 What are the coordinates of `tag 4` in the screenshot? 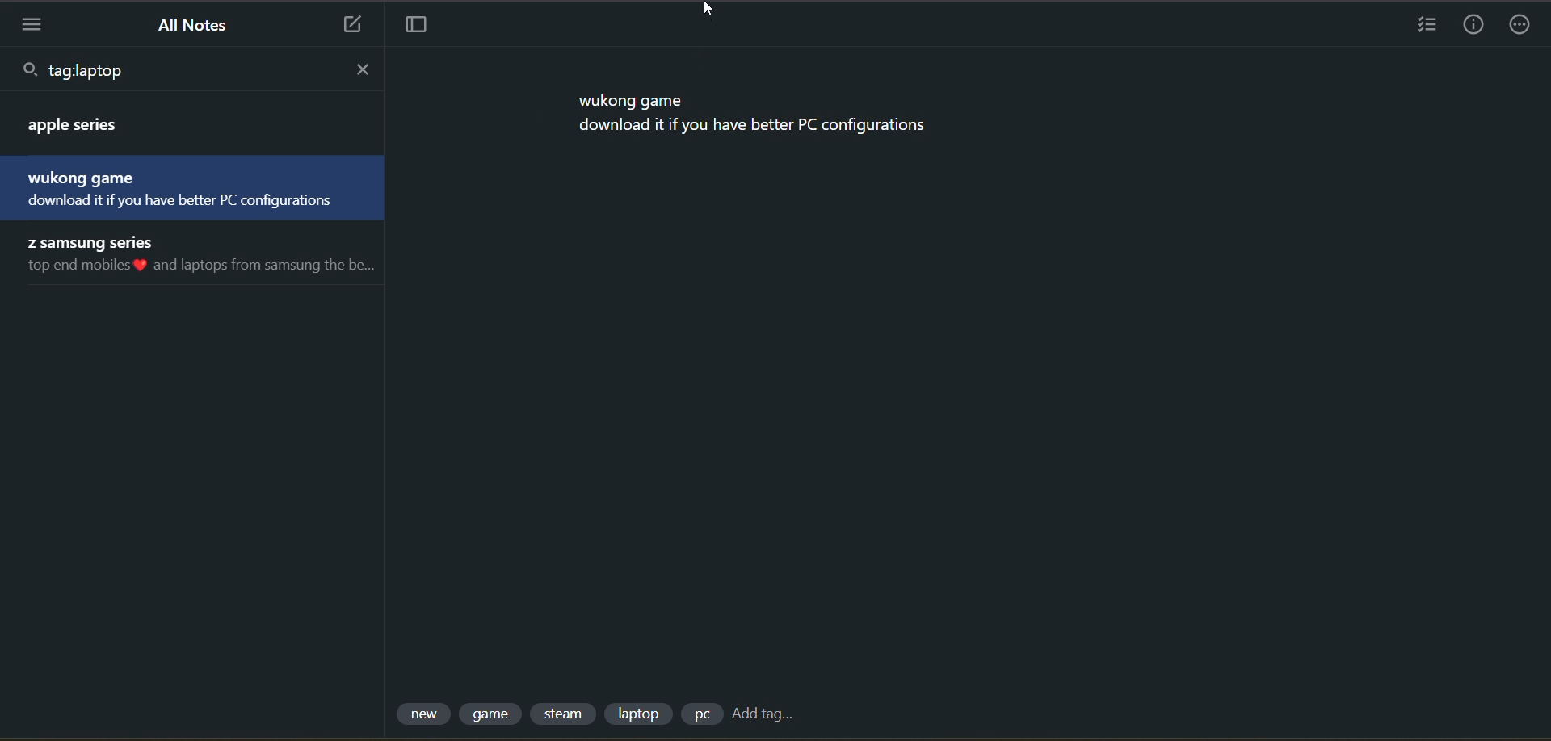 It's located at (639, 713).